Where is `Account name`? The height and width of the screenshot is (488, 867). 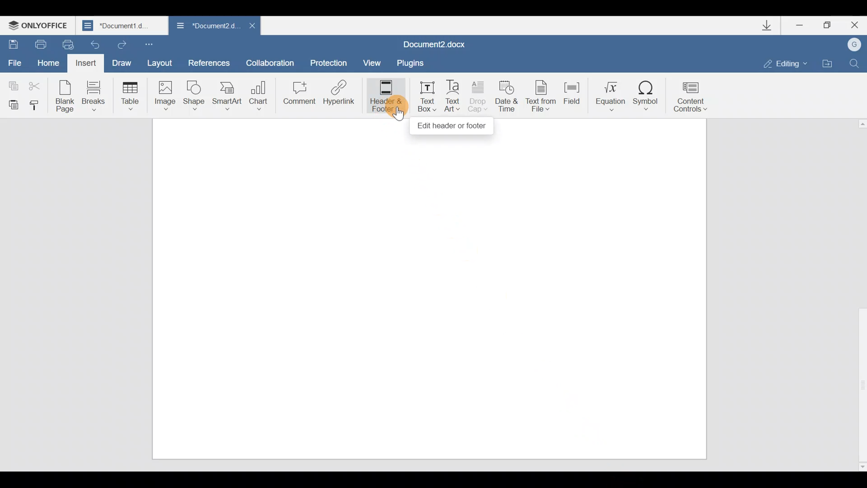 Account name is located at coordinates (856, 45).